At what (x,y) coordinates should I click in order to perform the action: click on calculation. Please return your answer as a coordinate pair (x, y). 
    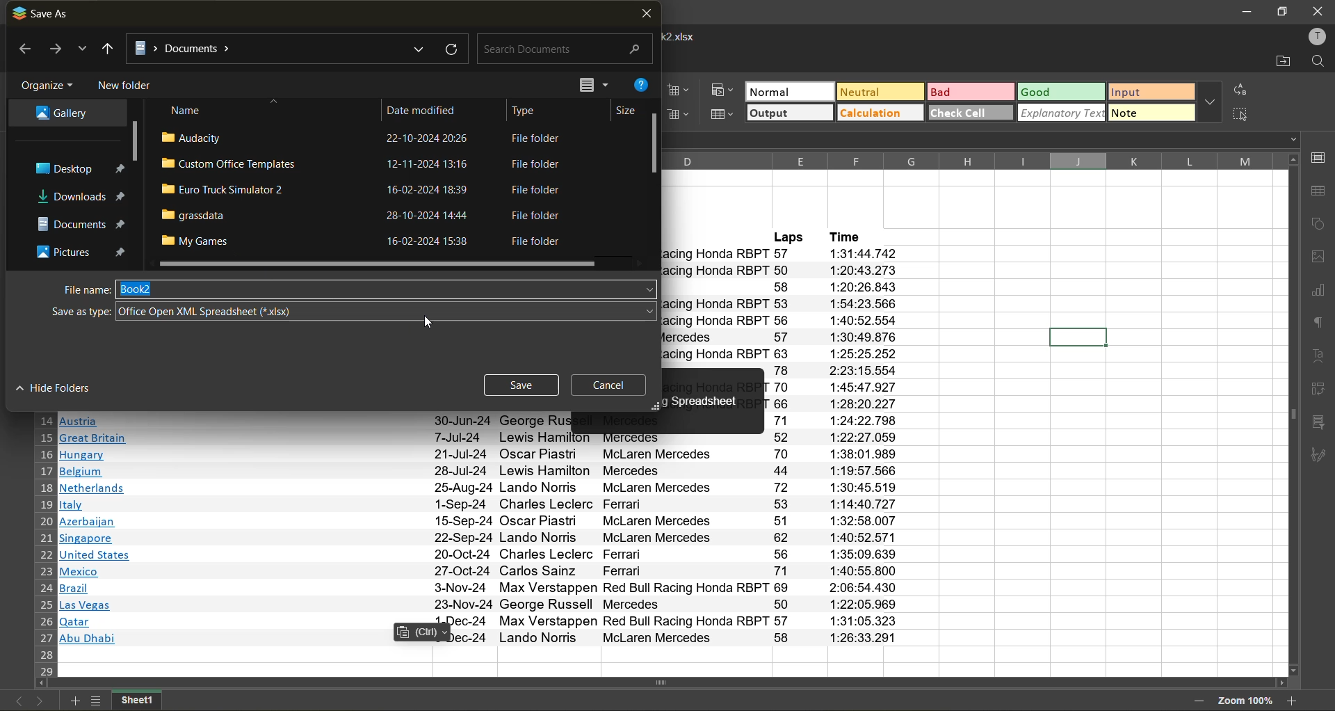
    Looking at the image, I should click on (880, 114).